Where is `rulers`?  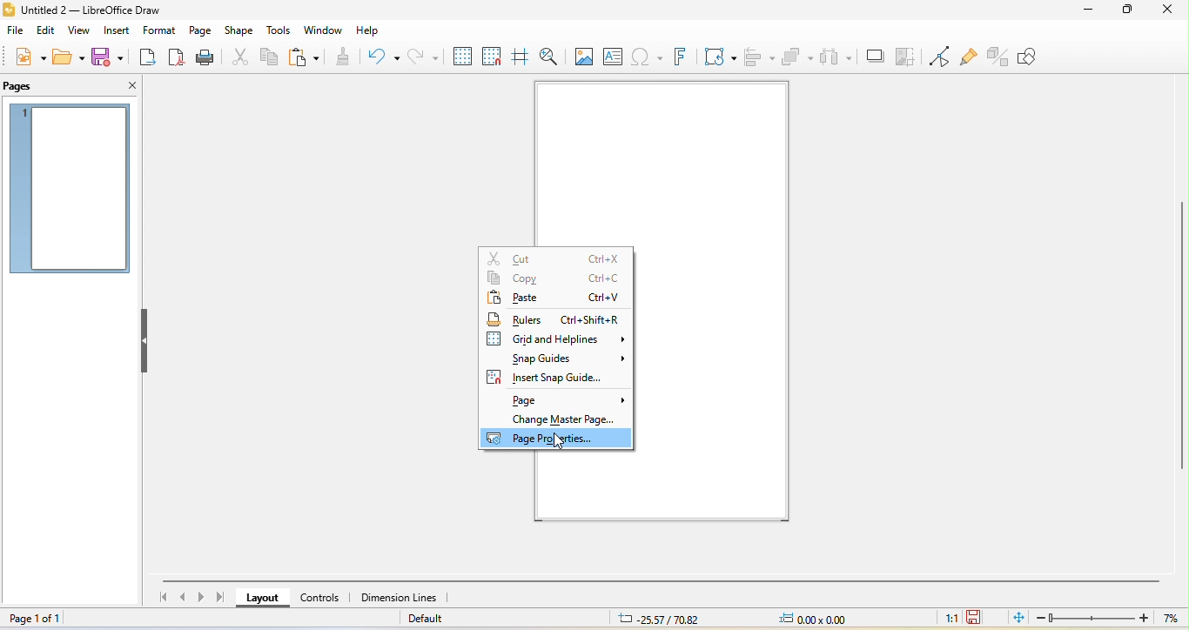 rulers is located at coordinates (559, 318).